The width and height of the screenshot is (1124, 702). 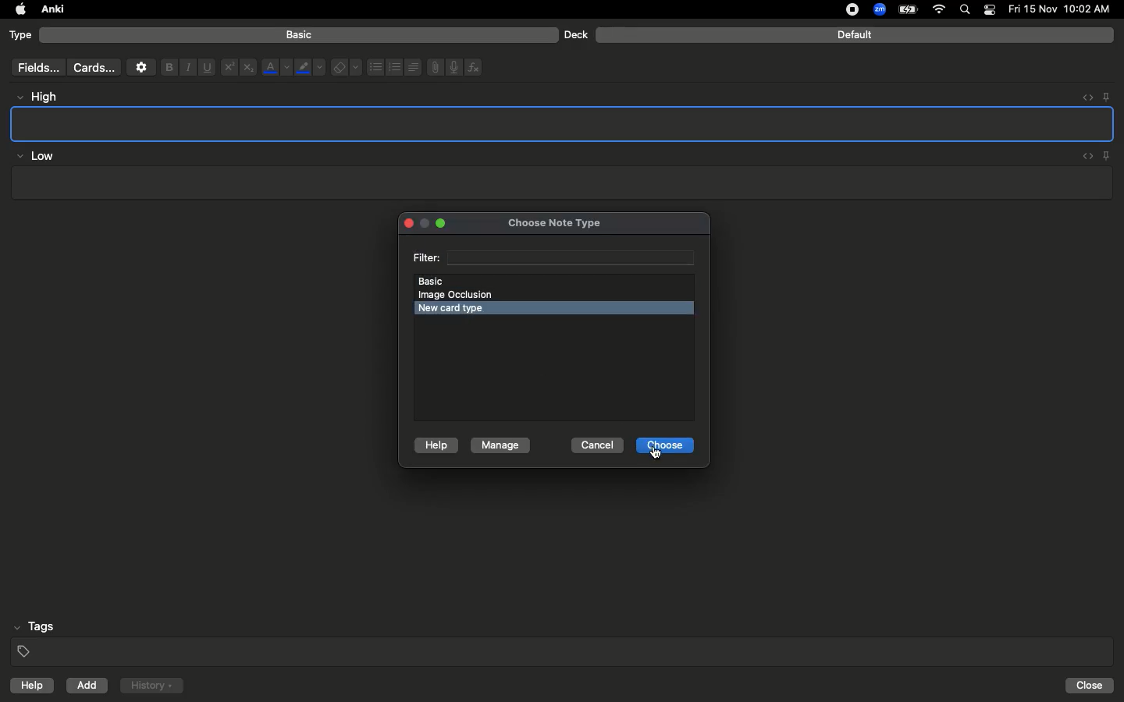 I want to click on Numbered bullets, so click(x=395, y=67).